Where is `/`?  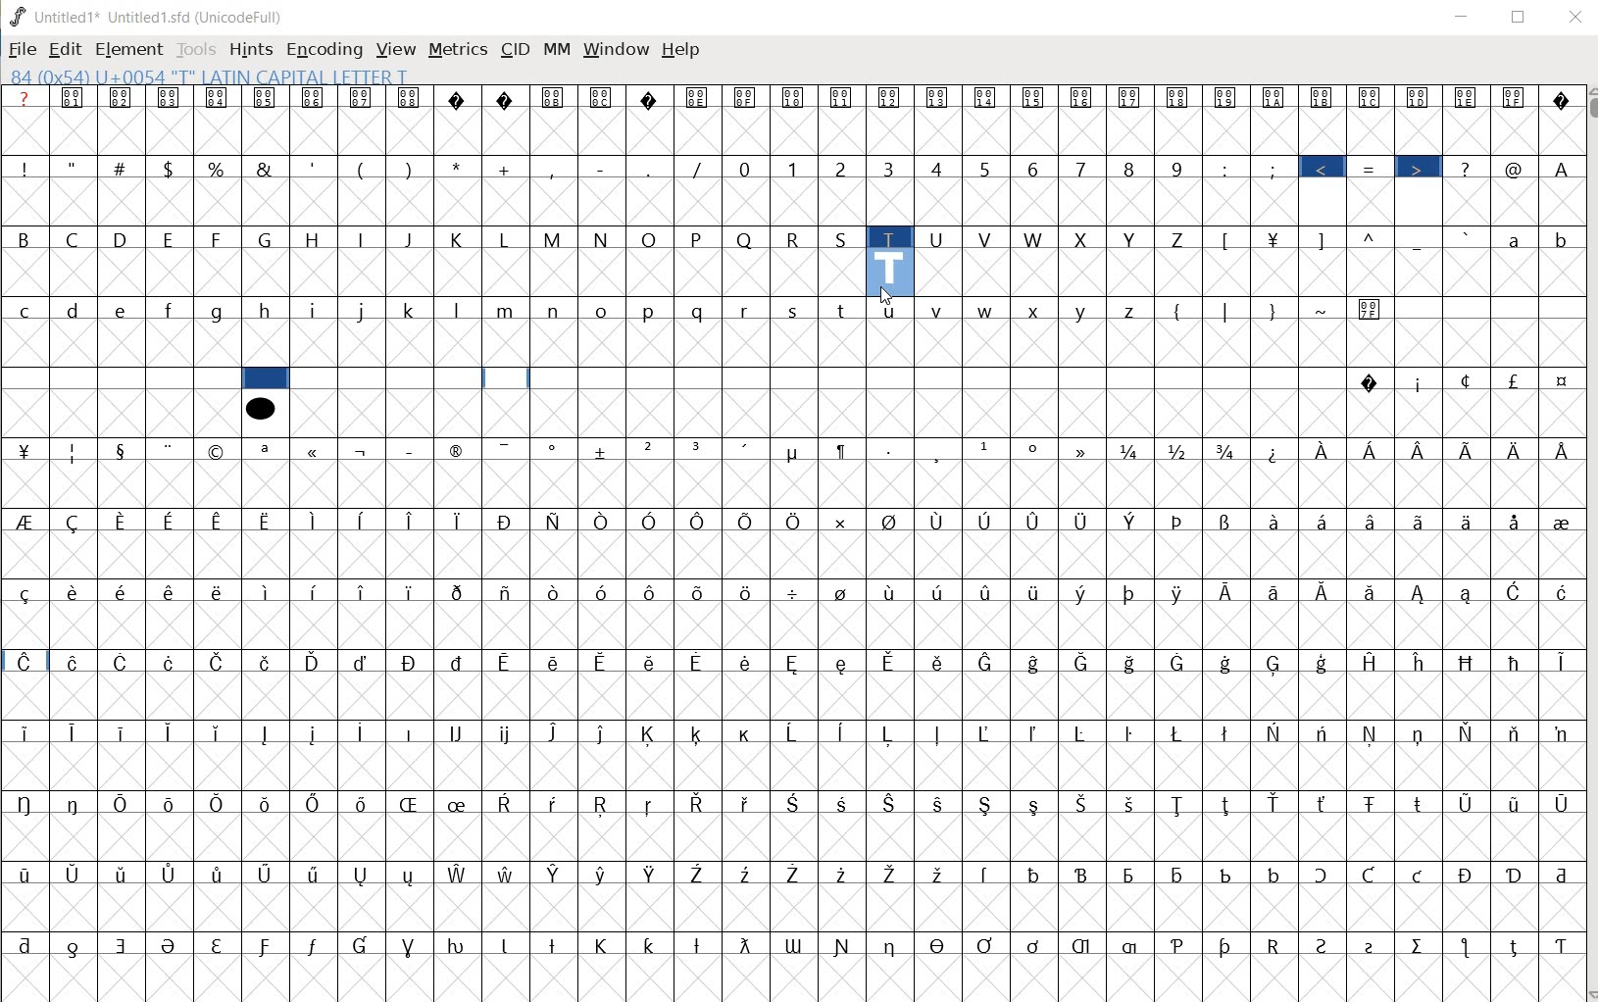
/ is located at coordinates (699, 169).